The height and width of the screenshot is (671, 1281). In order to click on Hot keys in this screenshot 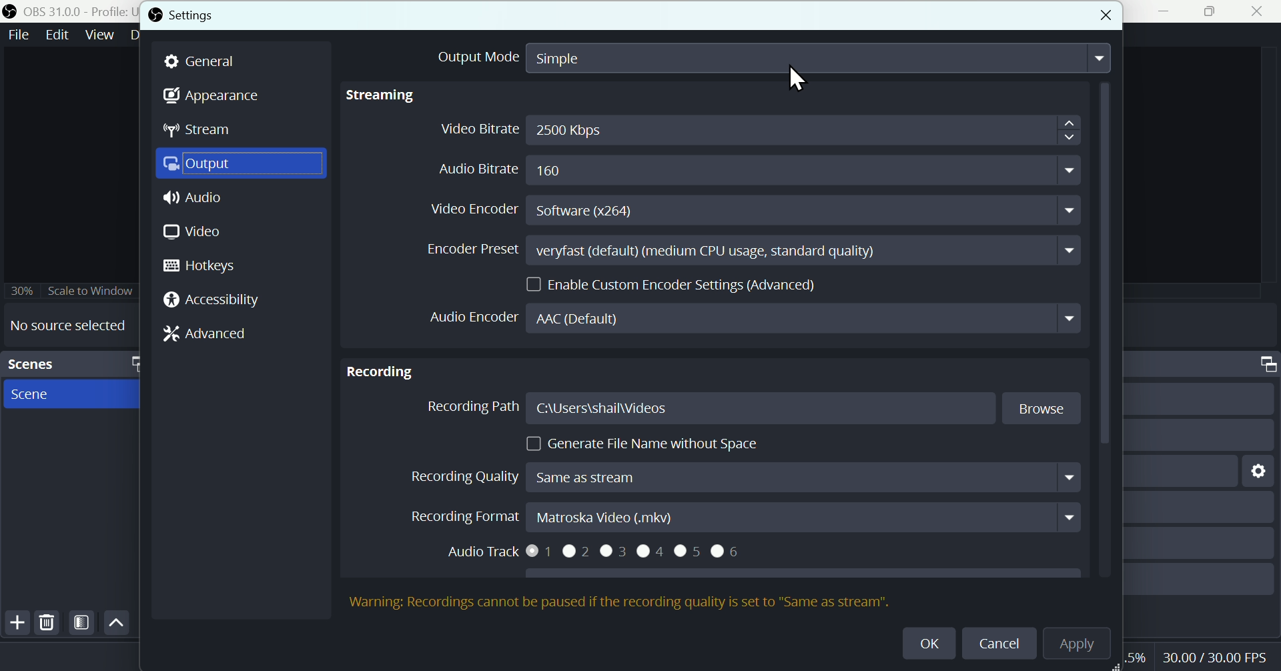, I will do `click(208, 266)`.